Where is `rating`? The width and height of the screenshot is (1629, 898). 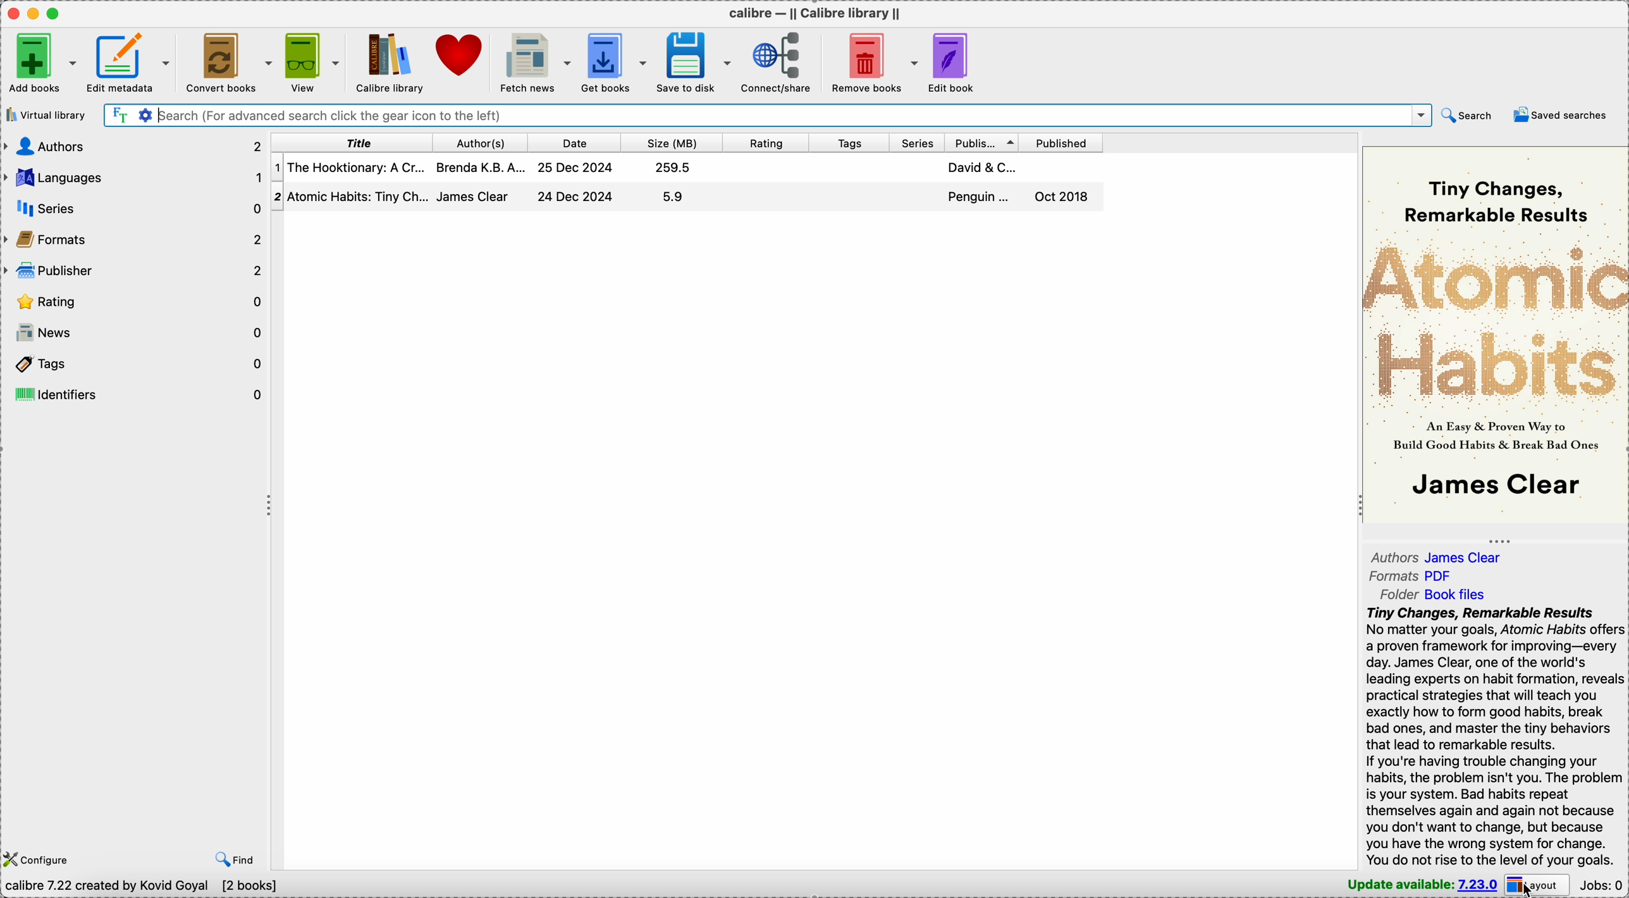 rating is located at coordinates (133, 303).